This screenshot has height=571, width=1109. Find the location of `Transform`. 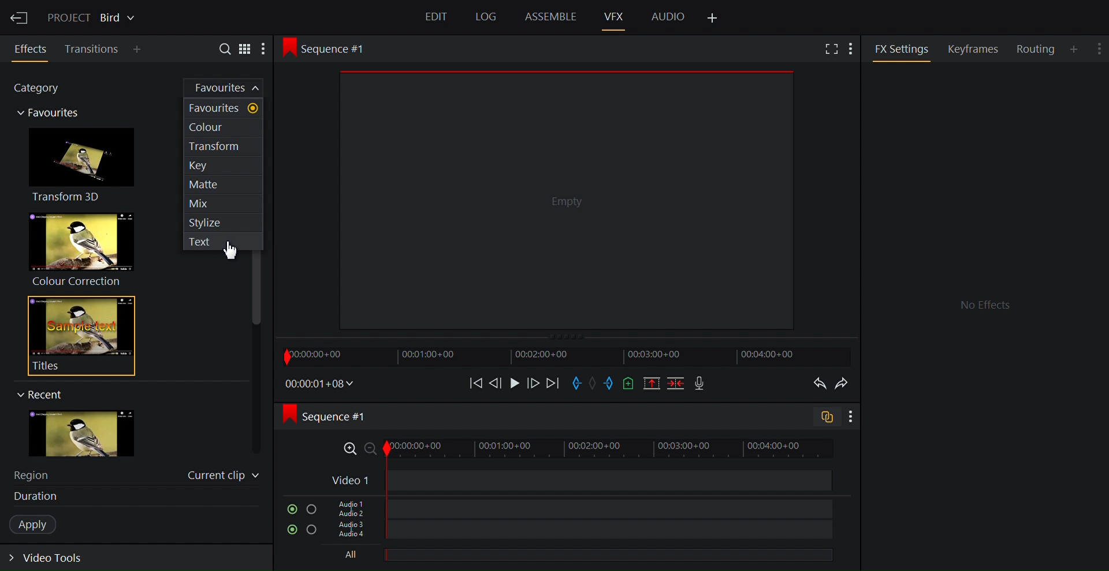

Transform is located at coordinates (223, 146).